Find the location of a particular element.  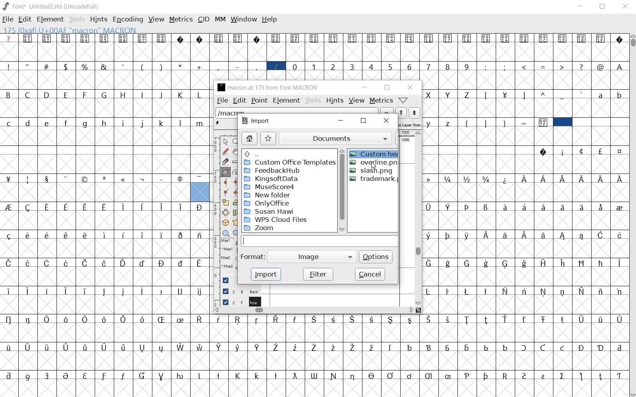

ruler is located at coordinates (215, 218).